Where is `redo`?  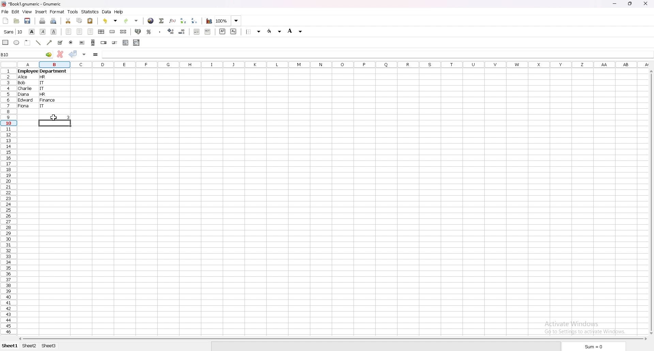
redo is located at coordinates (131, 20).